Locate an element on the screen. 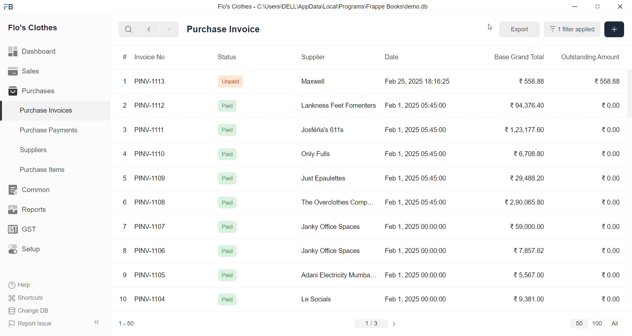 The width and height of the screenshot is (632, 336). Sales is located at coordinates (34, 72).